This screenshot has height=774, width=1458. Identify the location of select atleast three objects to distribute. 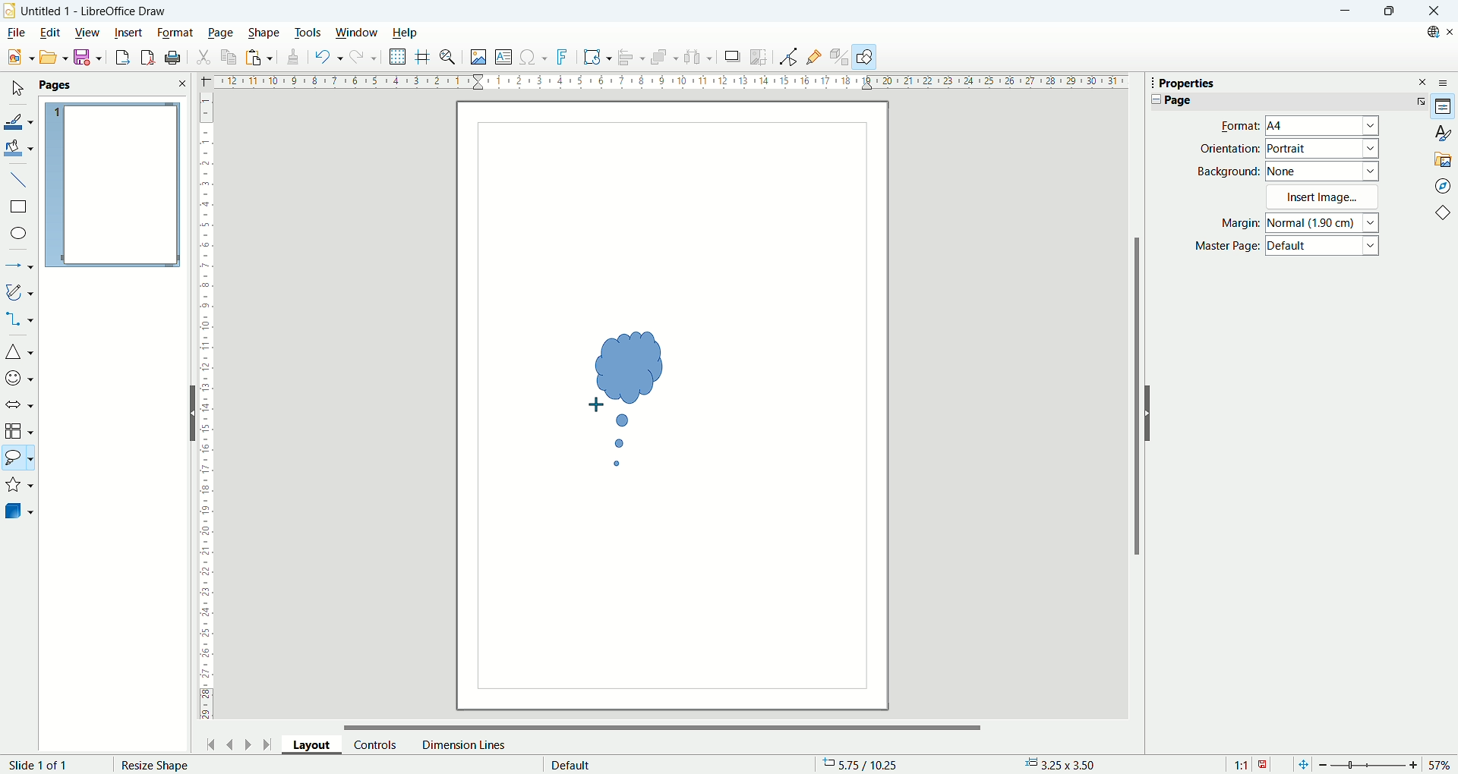
(699, 57).